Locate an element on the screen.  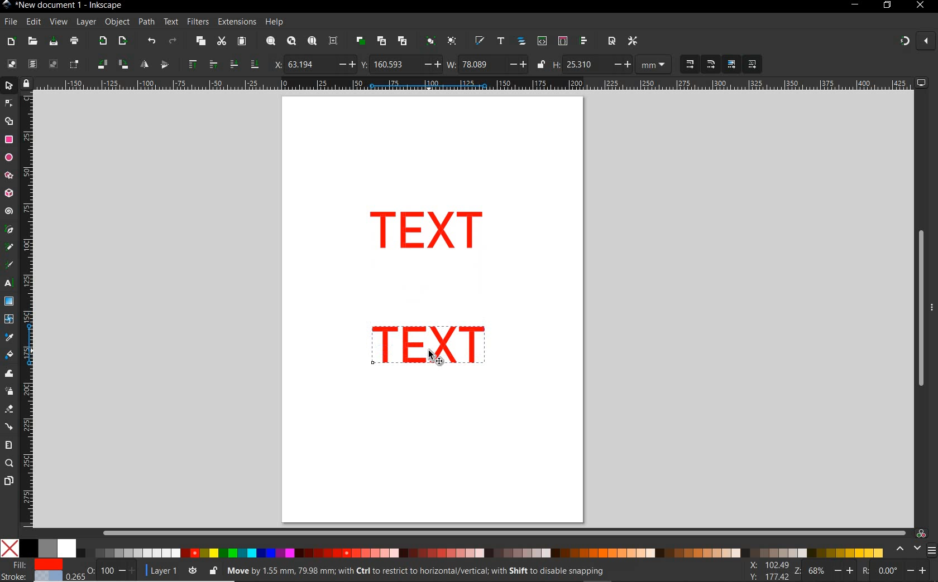
open file dialog is located at coordinates (33, 41).